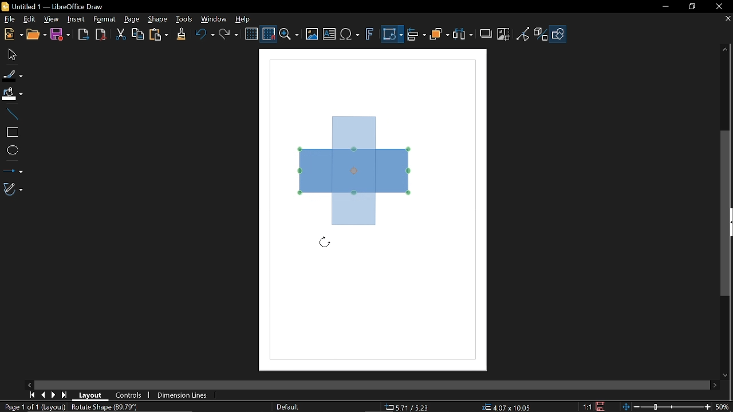  I want to click on Move down, so click(727, 375).